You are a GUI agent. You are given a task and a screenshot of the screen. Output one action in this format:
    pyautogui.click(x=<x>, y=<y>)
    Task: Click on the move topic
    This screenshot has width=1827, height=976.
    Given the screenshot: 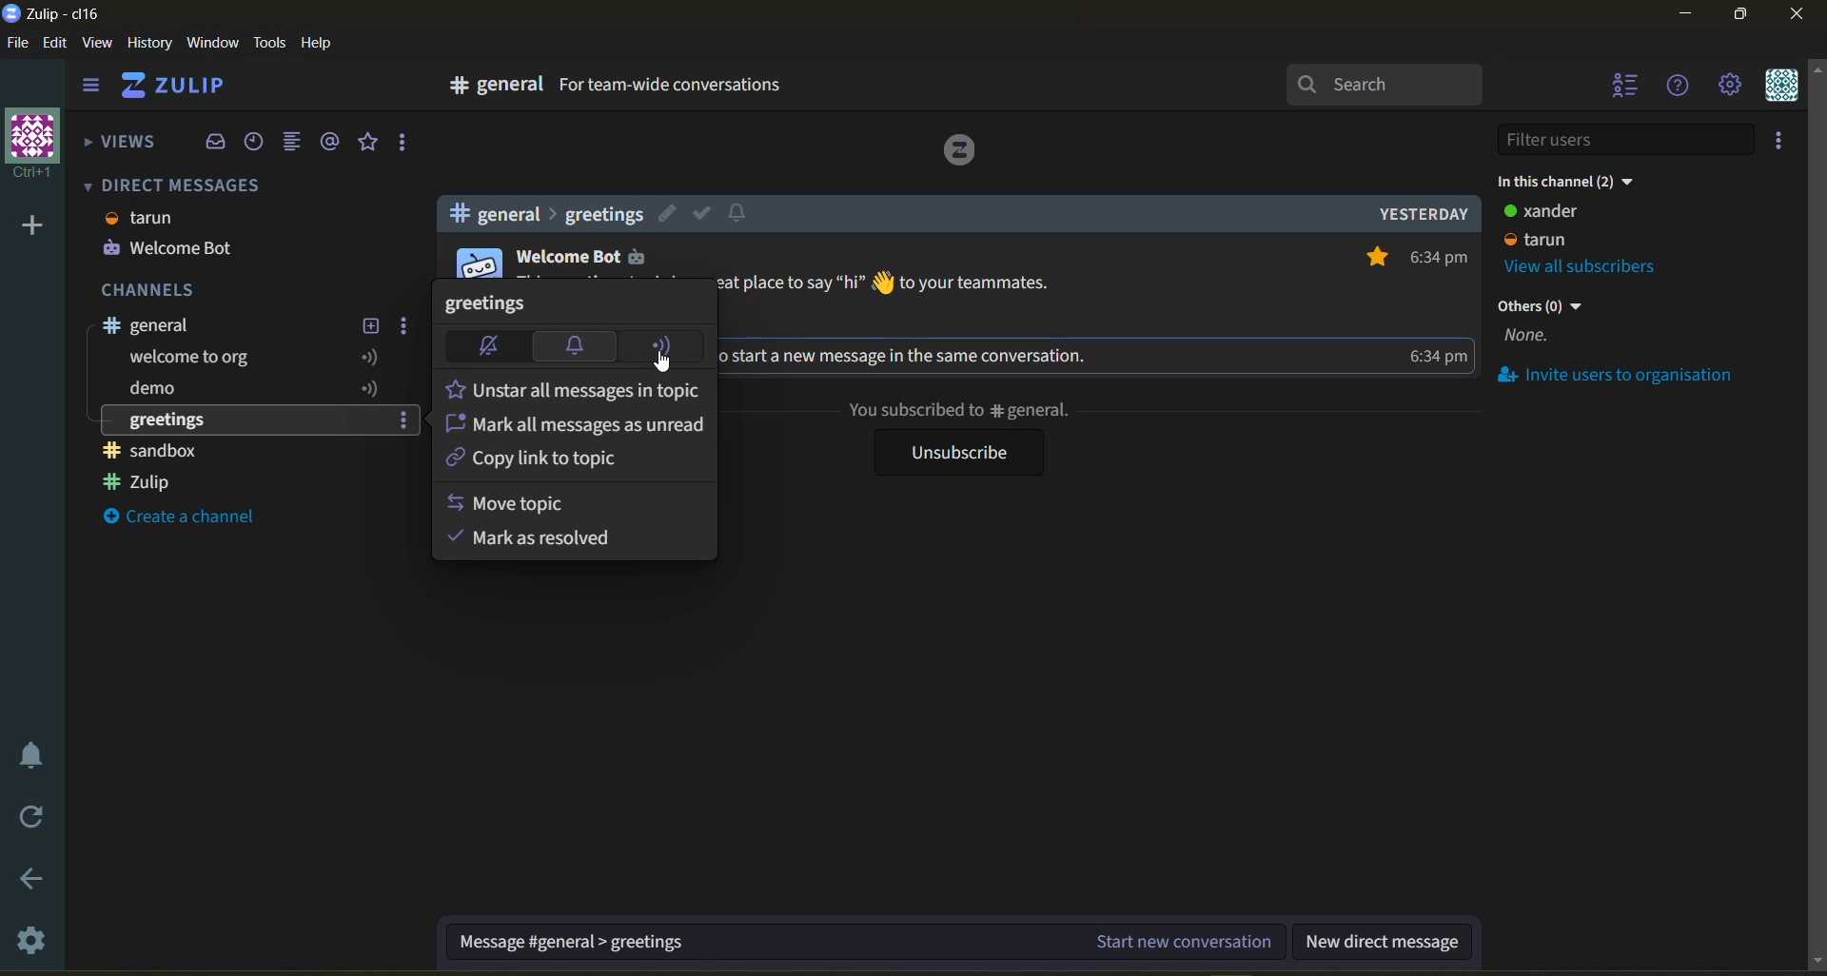 What is the action you would take?
    pyautogui.click(x=519, y=505)
    